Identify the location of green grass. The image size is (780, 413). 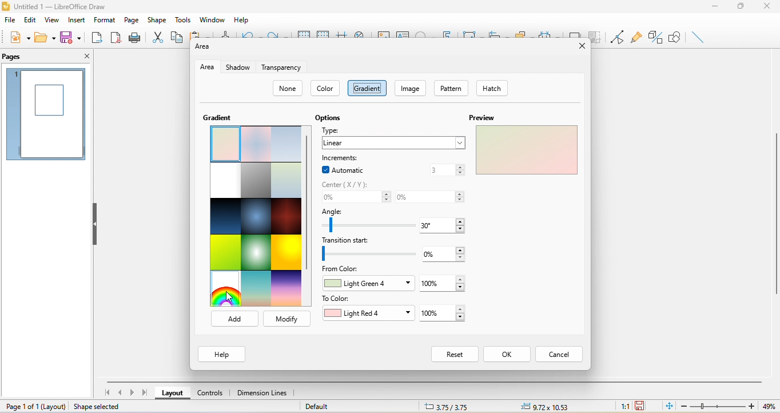
(224, 253).